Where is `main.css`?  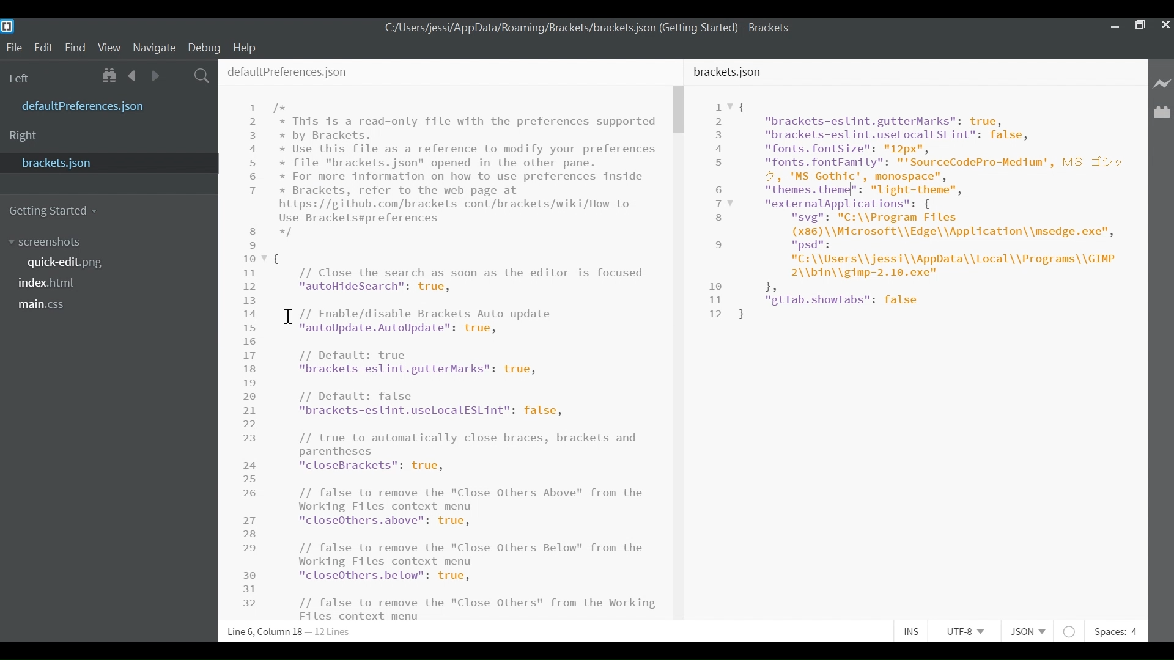 main.css is located at coordinates (43, 304).